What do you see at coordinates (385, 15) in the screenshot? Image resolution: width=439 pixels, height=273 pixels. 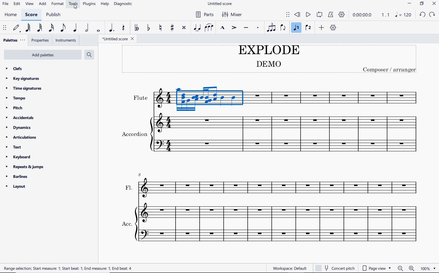 I see `Playback speed` at bounding box center [385, 15].